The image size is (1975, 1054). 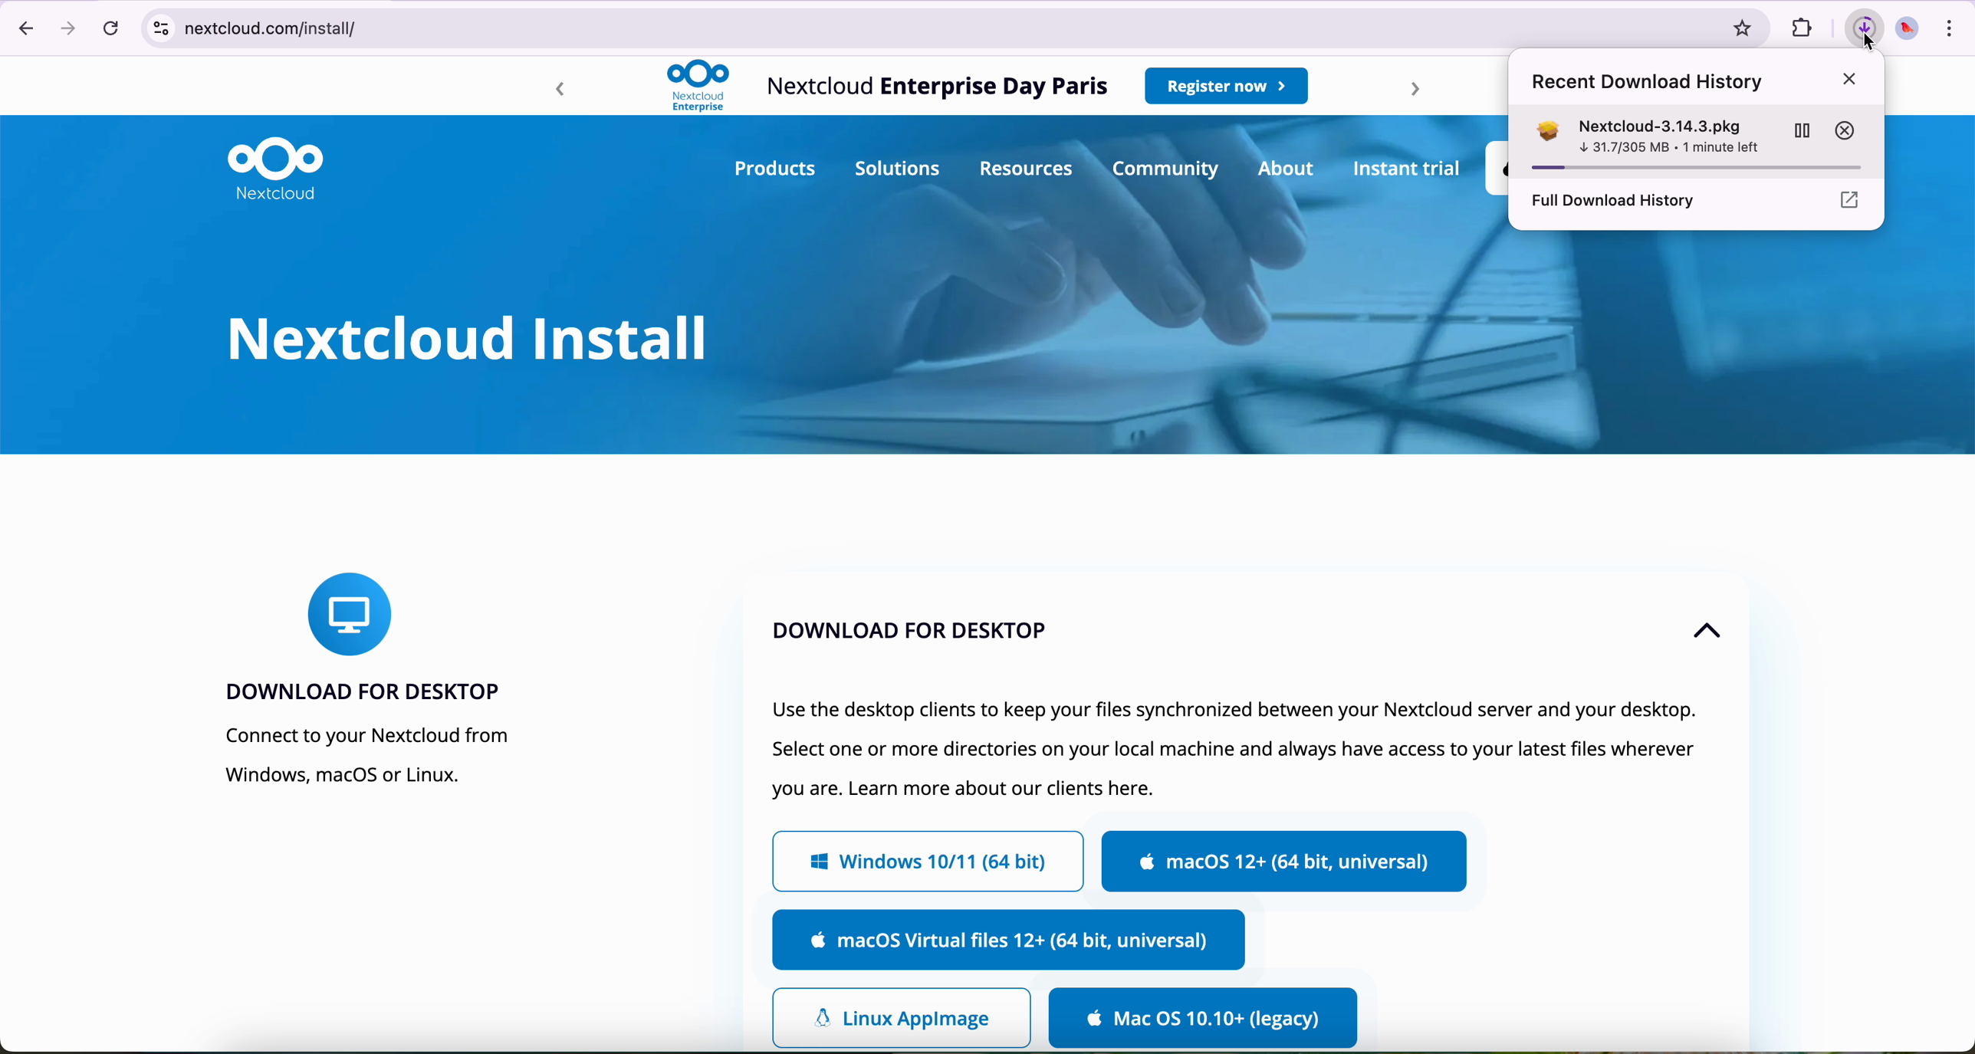 I want to click on cursor, so click(x=1885, y=47).